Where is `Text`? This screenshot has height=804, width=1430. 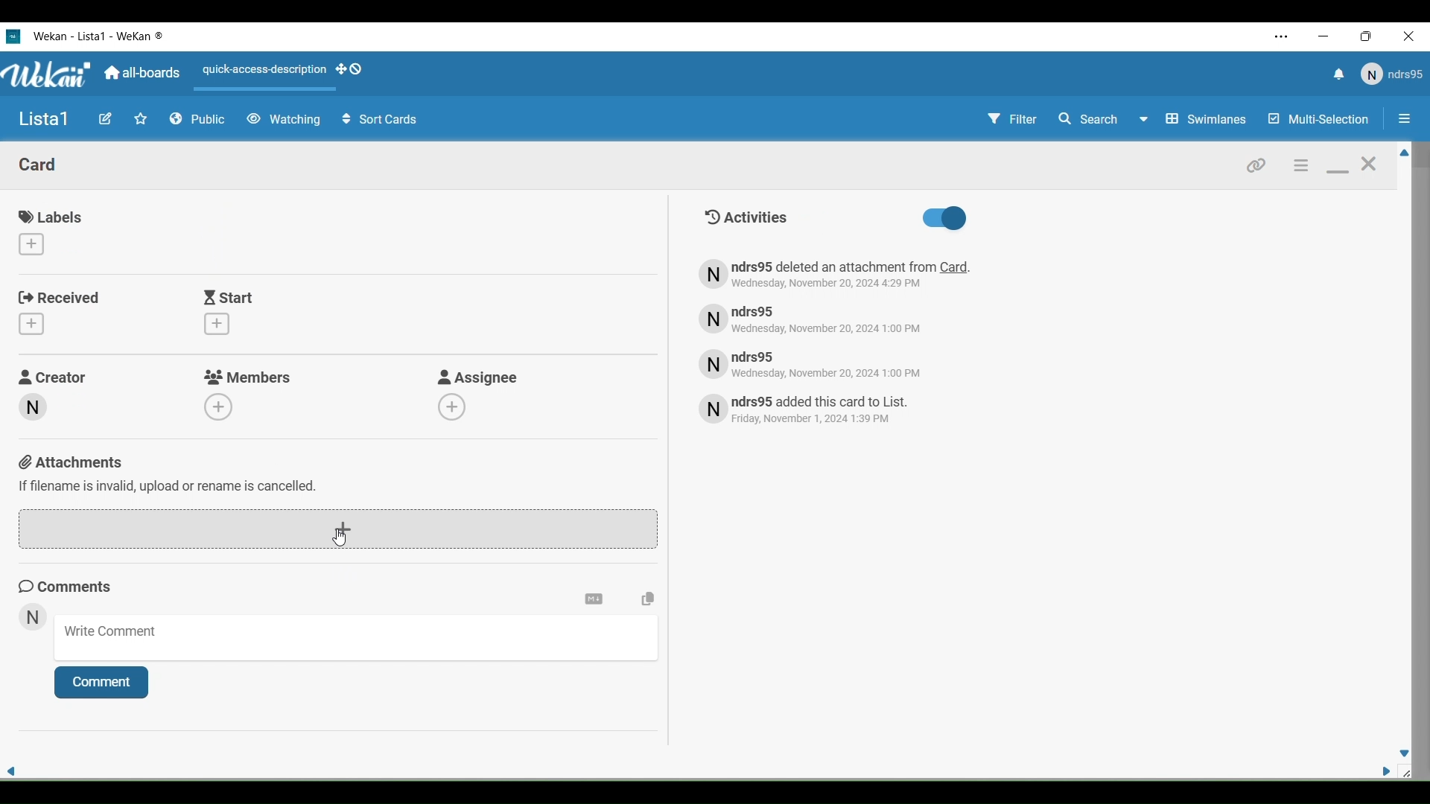 Text is located at coordinates (745, 217).